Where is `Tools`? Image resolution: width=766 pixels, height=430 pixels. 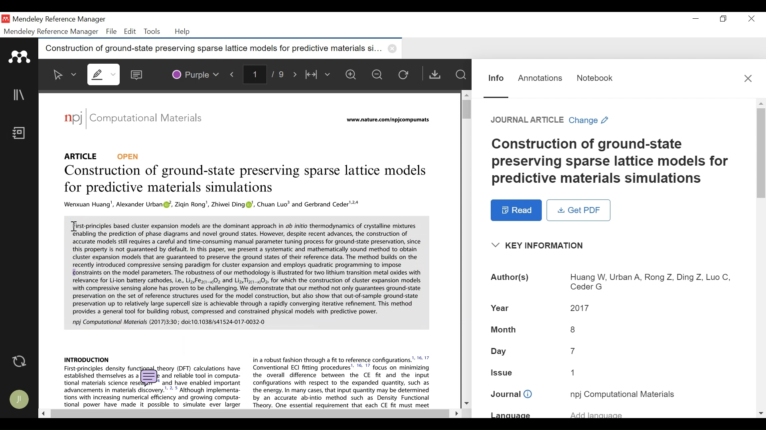
Tools is located at coordinates (151, 31).